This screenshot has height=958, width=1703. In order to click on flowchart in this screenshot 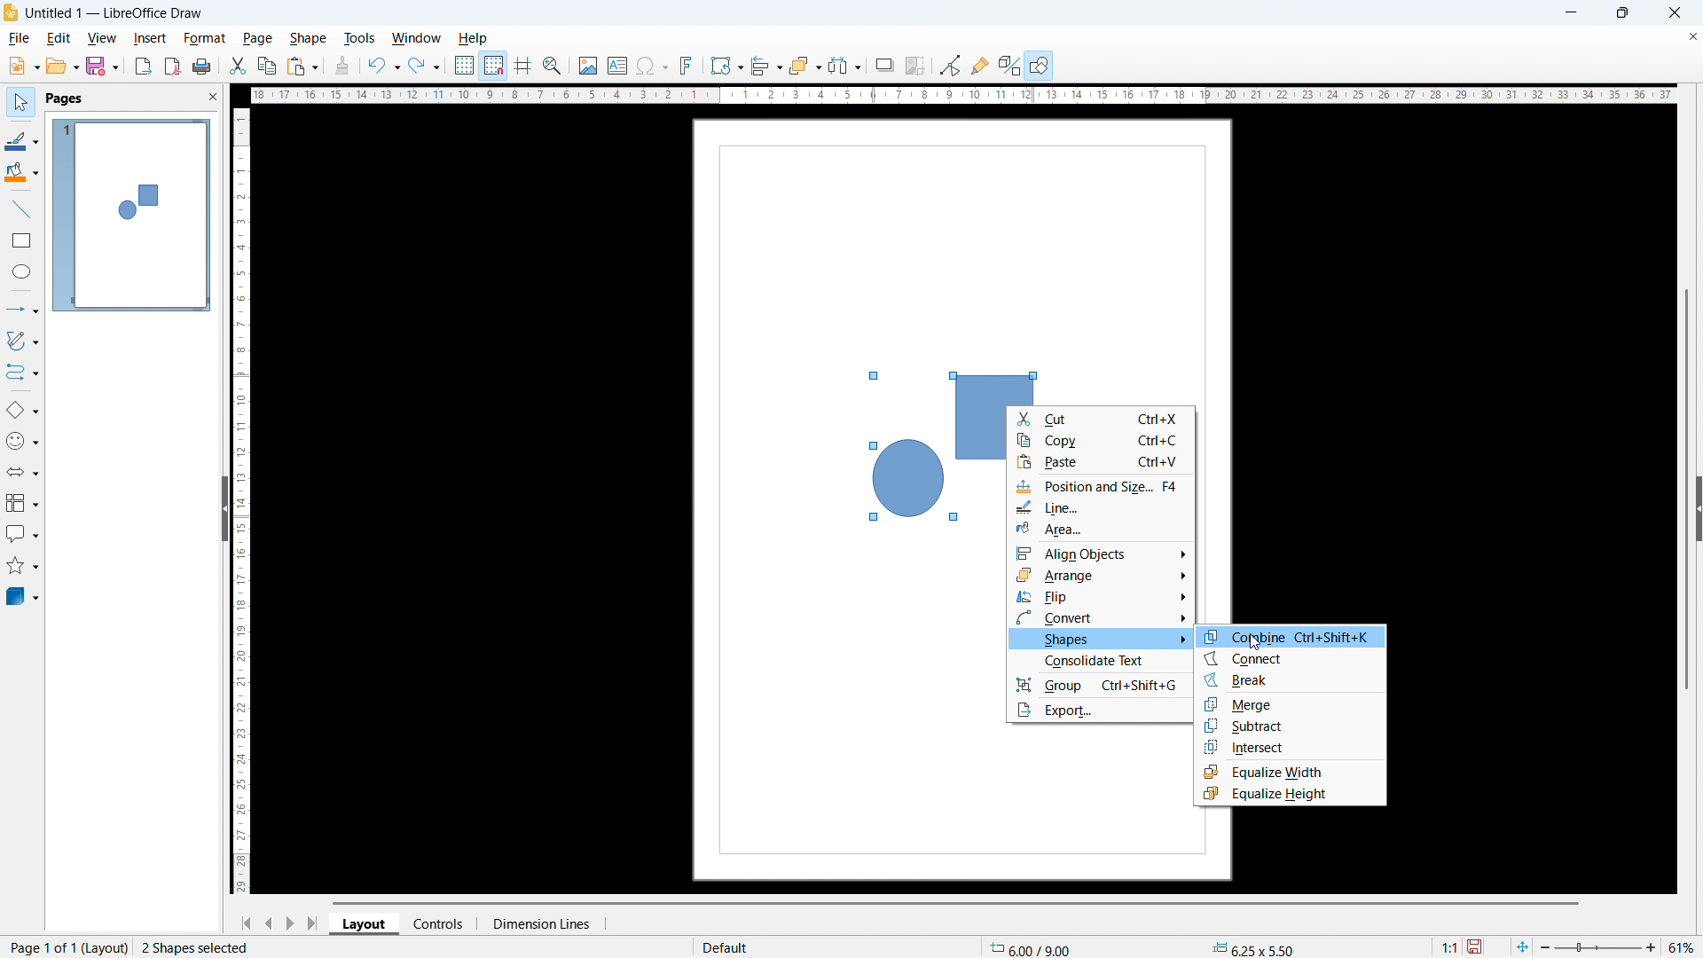, I will do `click(20, 504)`.